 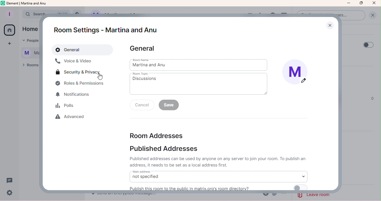 What do you see at coordinates (10, 179) in the screenshot?
I see `Threads` at bounding box center [10, 179].